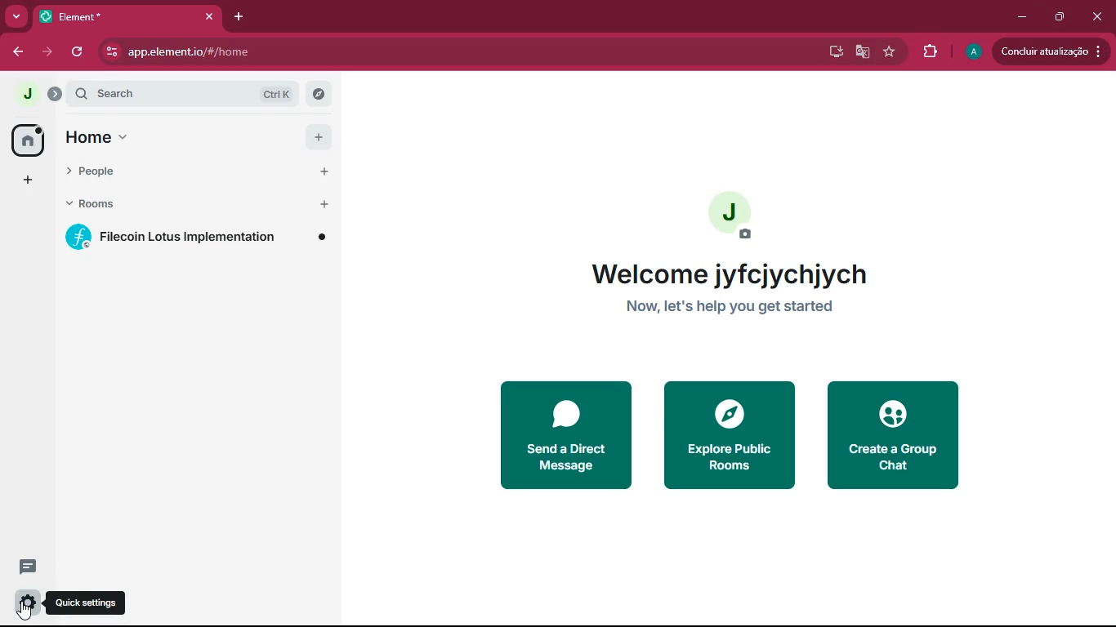 The height and width of the screenshot is (627, 1116). I want to click on add tab, so click(239, 18).